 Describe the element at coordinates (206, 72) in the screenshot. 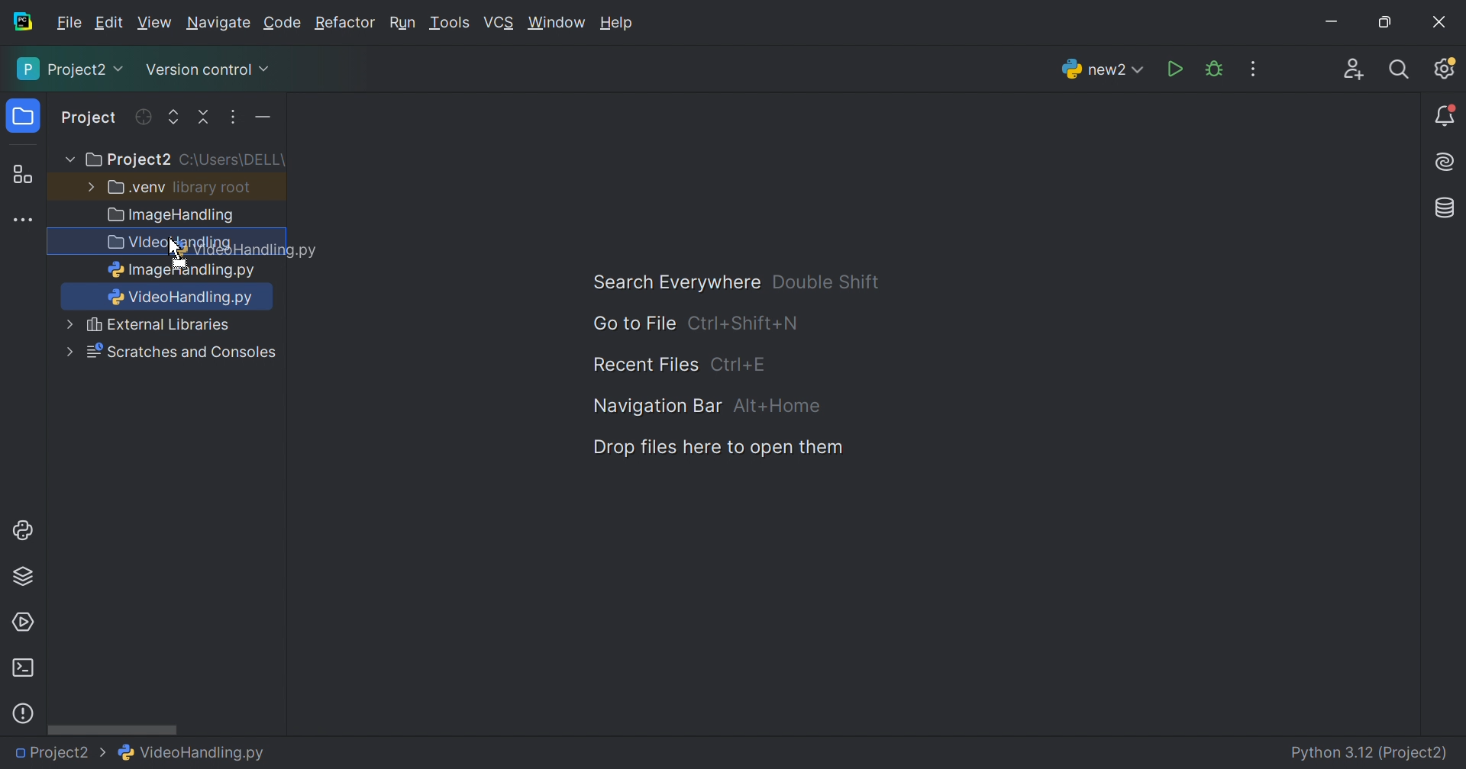

I see `Version control` at that location.